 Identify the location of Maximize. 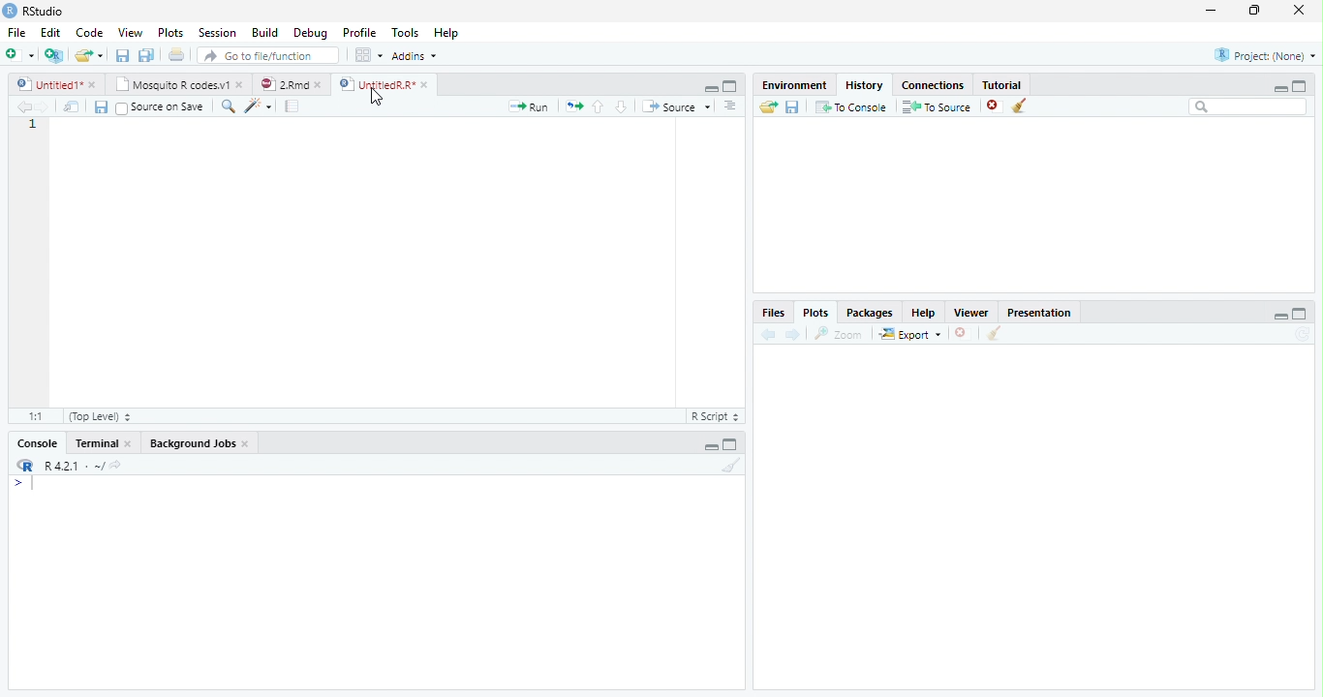
(732, 445).